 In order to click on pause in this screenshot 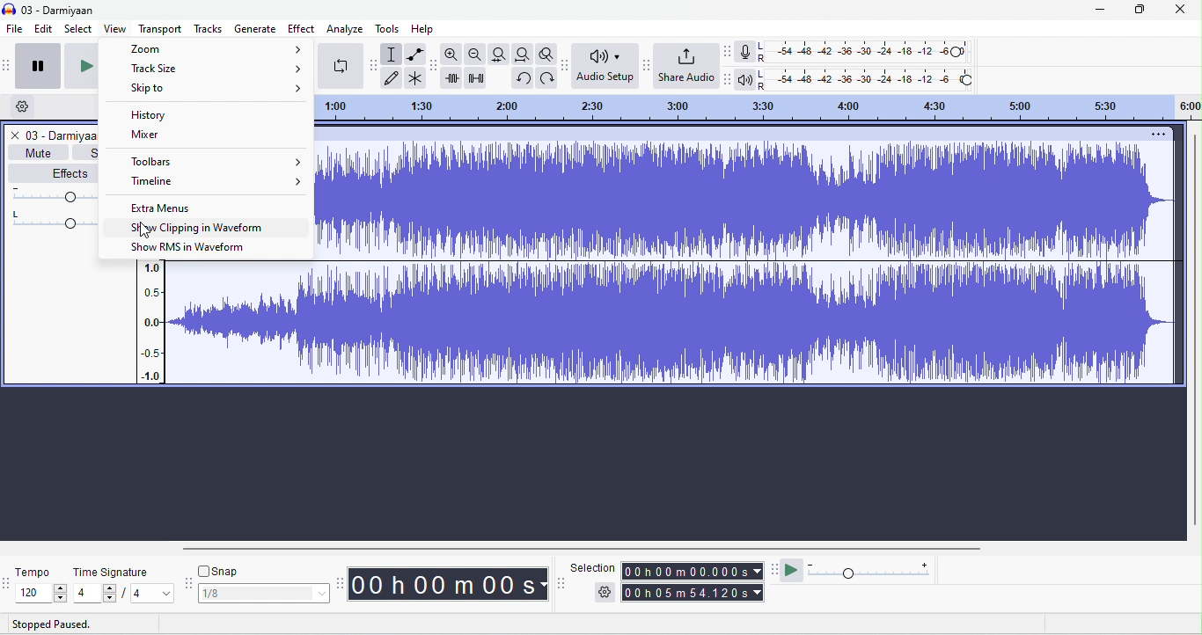, I will do `click(39, 65)`.